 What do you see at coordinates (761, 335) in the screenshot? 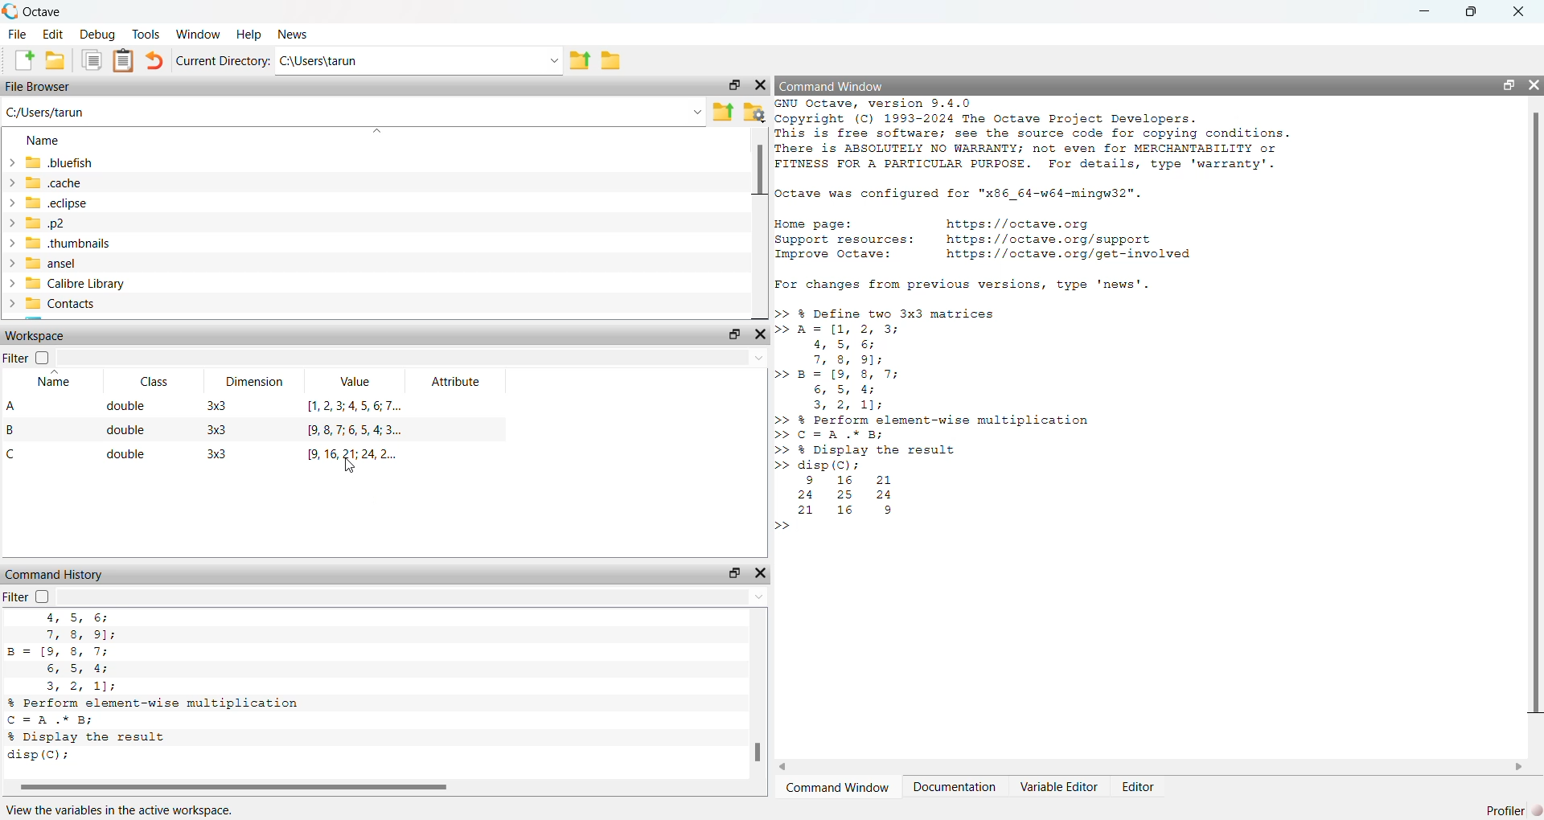
I see `Close` at bounding box center [761, 335].